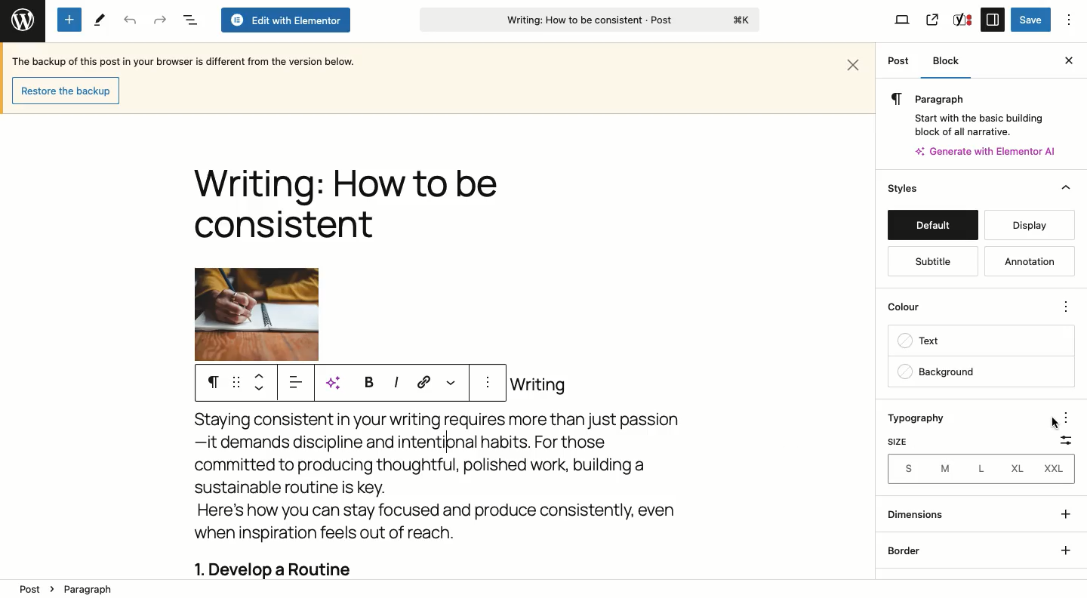 This screenshot has width=1087, height=598. I want to click on Tools, so click(98, 20).